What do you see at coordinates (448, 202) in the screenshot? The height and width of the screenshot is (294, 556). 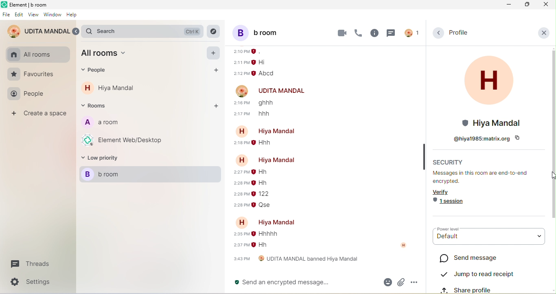 I see `1 session` at bounding box center [448, 202].